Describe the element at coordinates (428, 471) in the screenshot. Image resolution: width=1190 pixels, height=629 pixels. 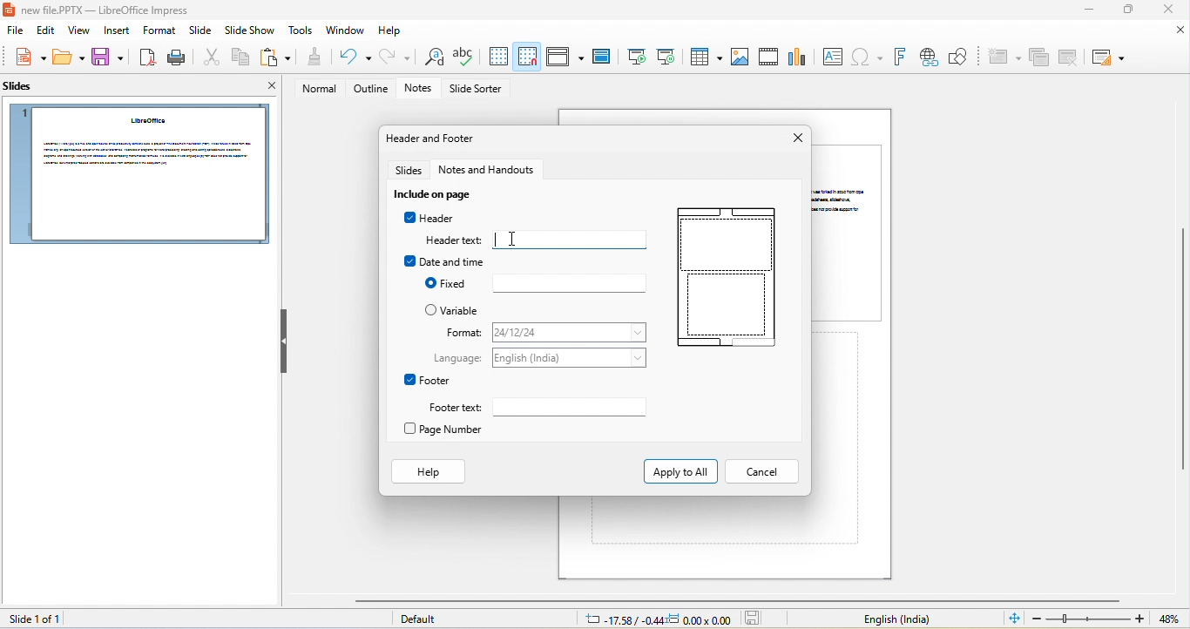
I see `Help` at that location.